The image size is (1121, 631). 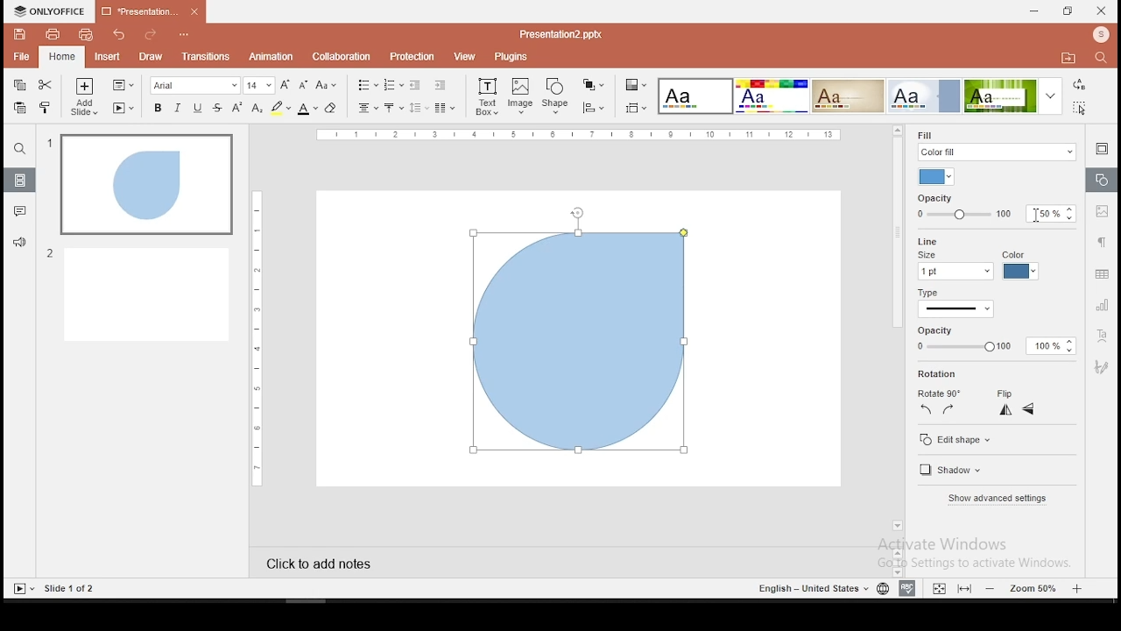 I want to click on font size, so click(x=260, y=86).